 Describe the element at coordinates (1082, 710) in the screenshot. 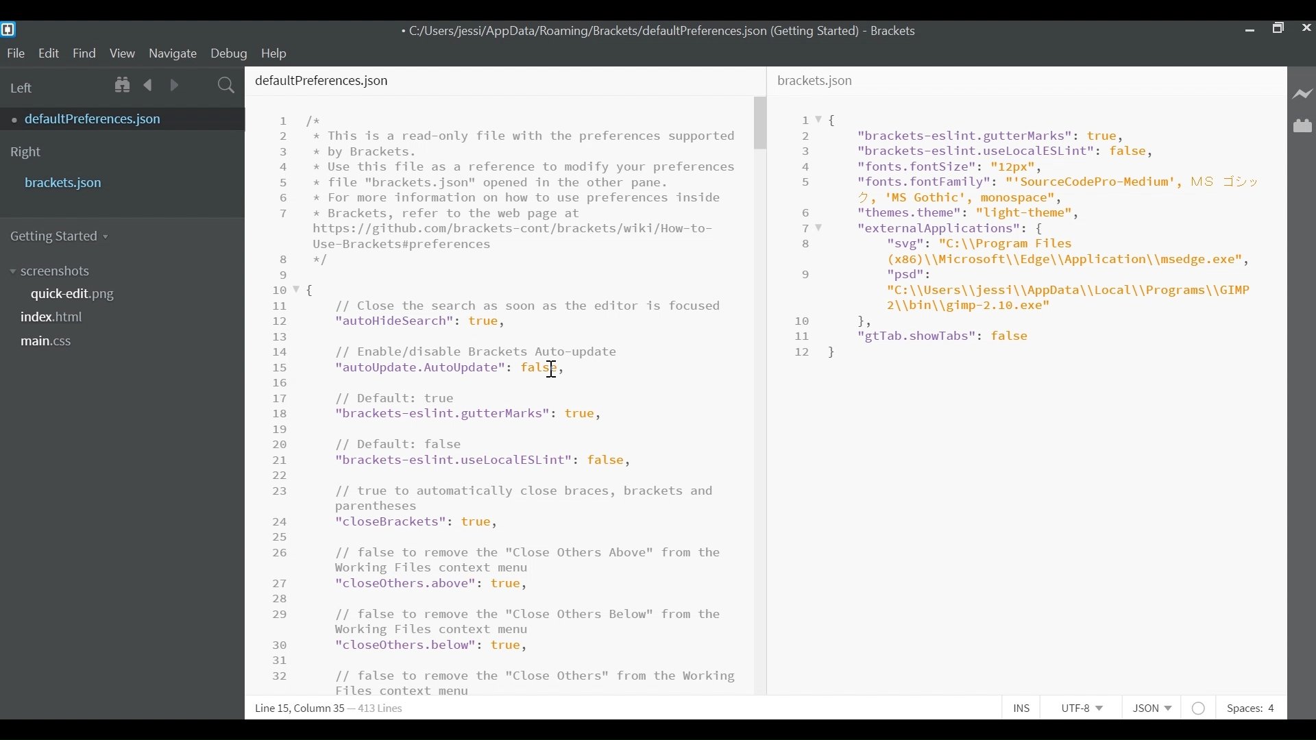

I see `Select File Encoding` at that location.